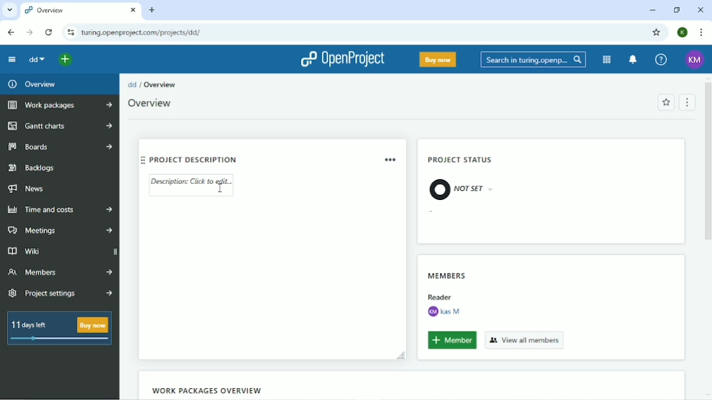 This screenshot has width=712, height=400. Describe the element at coordinates (452, 341) in the screenshot. I see `Member` at that location.